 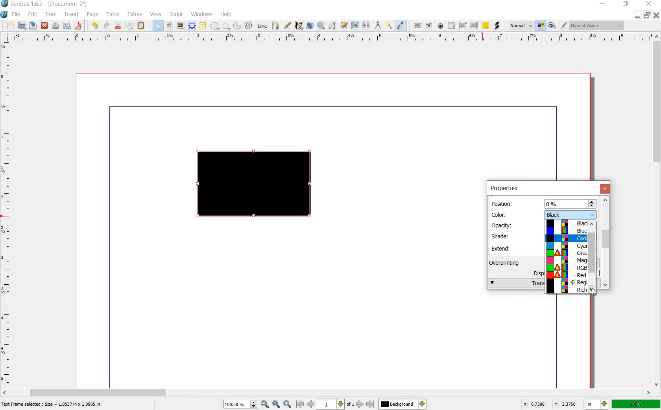 What do you see at coordinates (53, 405) in the screenshot?
I see `text frame selected : size = 1.8537 in x 1.0805 in` at bounding box center [53, 405].